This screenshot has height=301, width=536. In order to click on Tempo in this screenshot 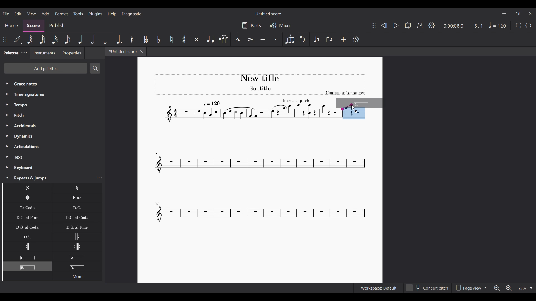, I will do `click(497, 25)`.